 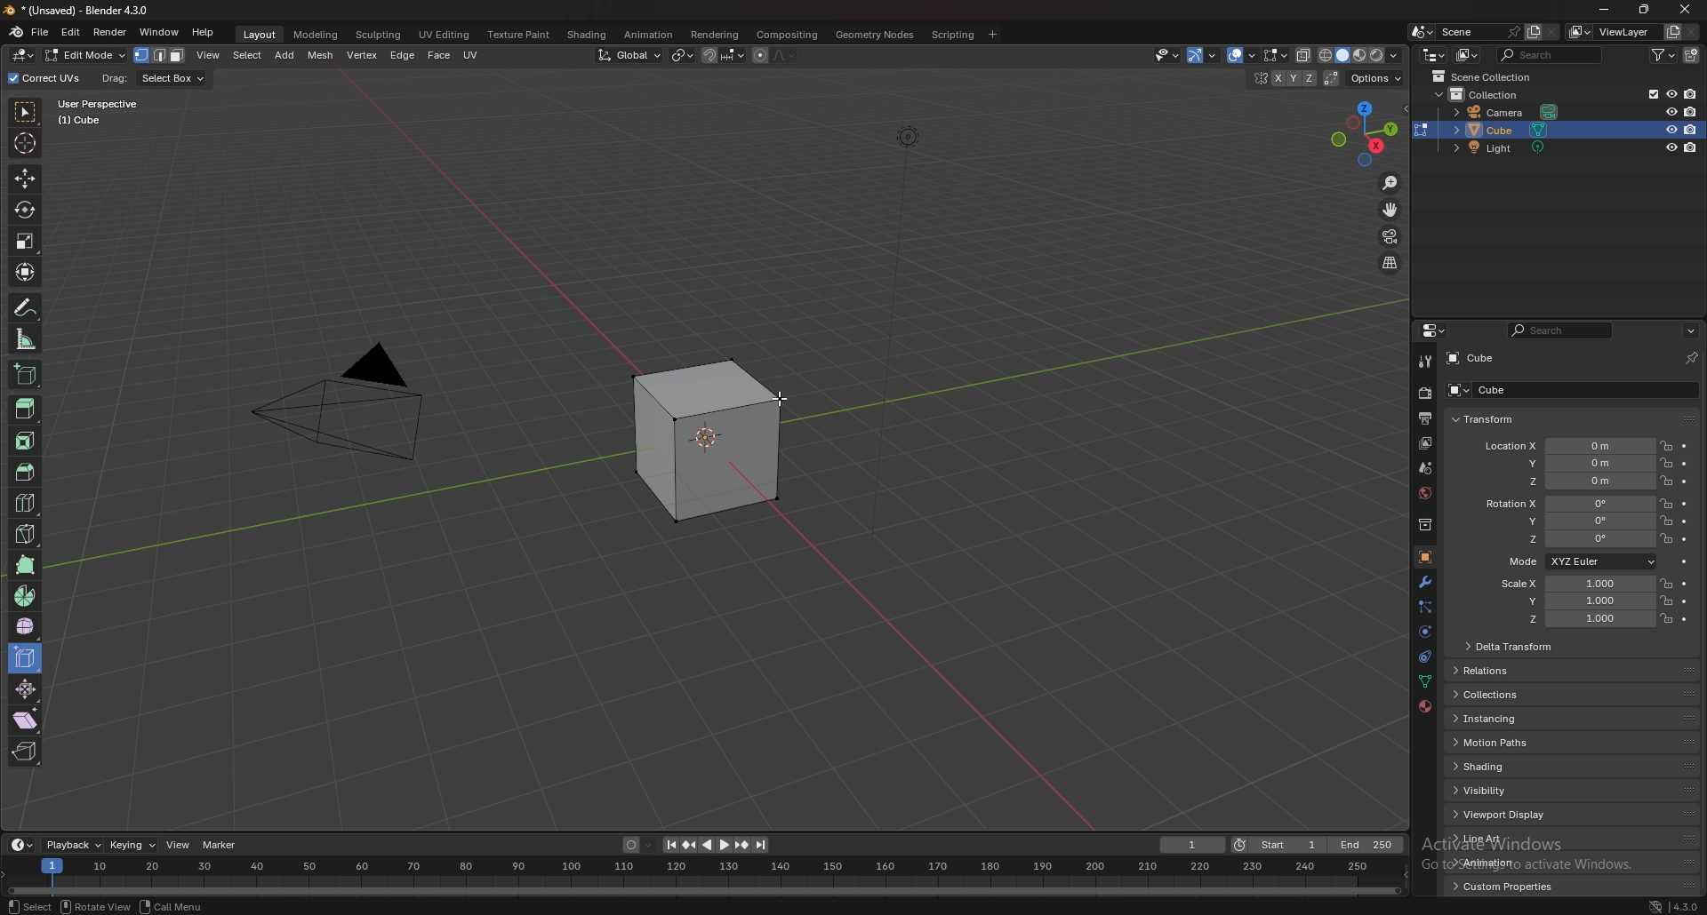 I want to click on geometry nodes, so click(x=874, y=35).